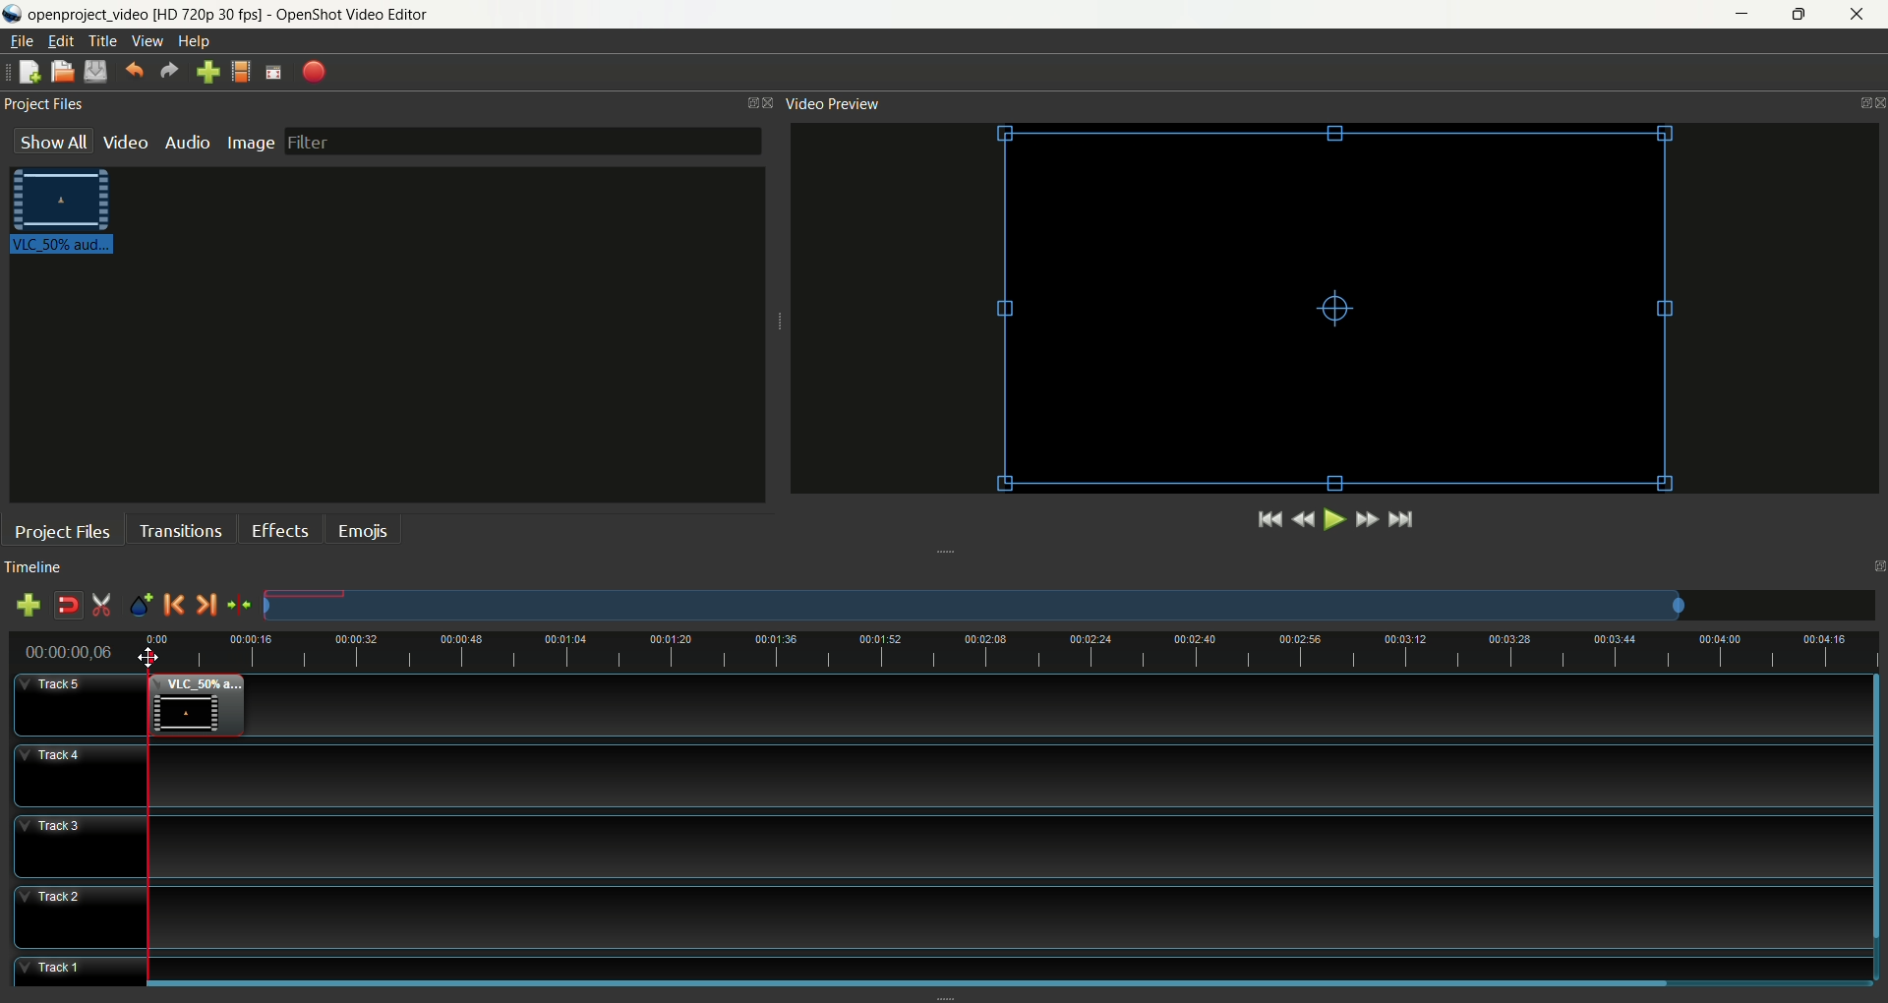 The width and height of the screenshot is (1888, 1003). What do you see at coordinates (82, 707) in the screenshot?
I see `track5` at bounding box center [82, 707].